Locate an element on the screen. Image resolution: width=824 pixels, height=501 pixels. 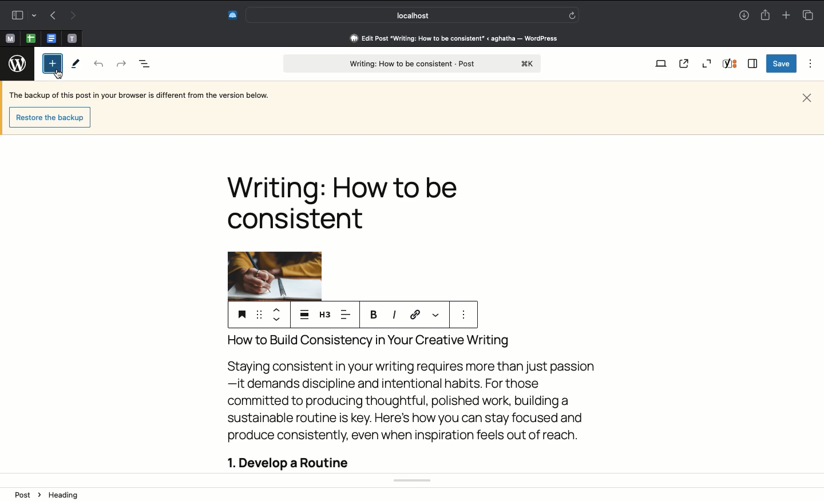
Extensions is located at coordinates (226, 16).